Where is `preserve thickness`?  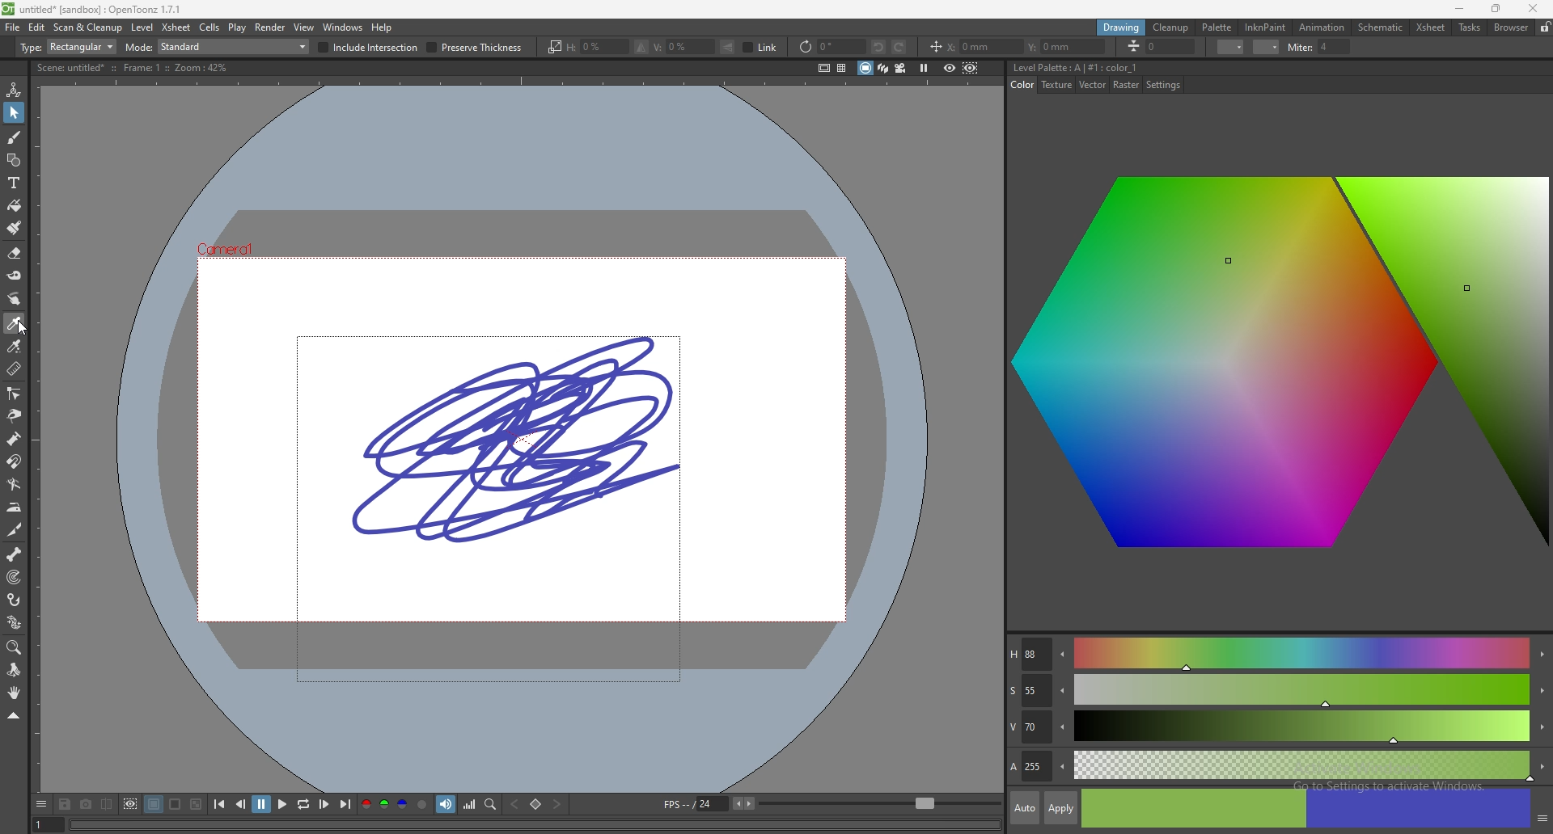
preserve thickness is located at coordinates (476, 48).